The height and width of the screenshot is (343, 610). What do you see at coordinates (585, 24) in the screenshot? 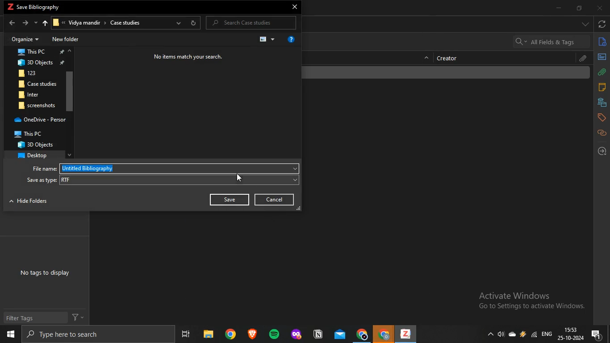
I see `drop down` at bounding box center [585, 24].